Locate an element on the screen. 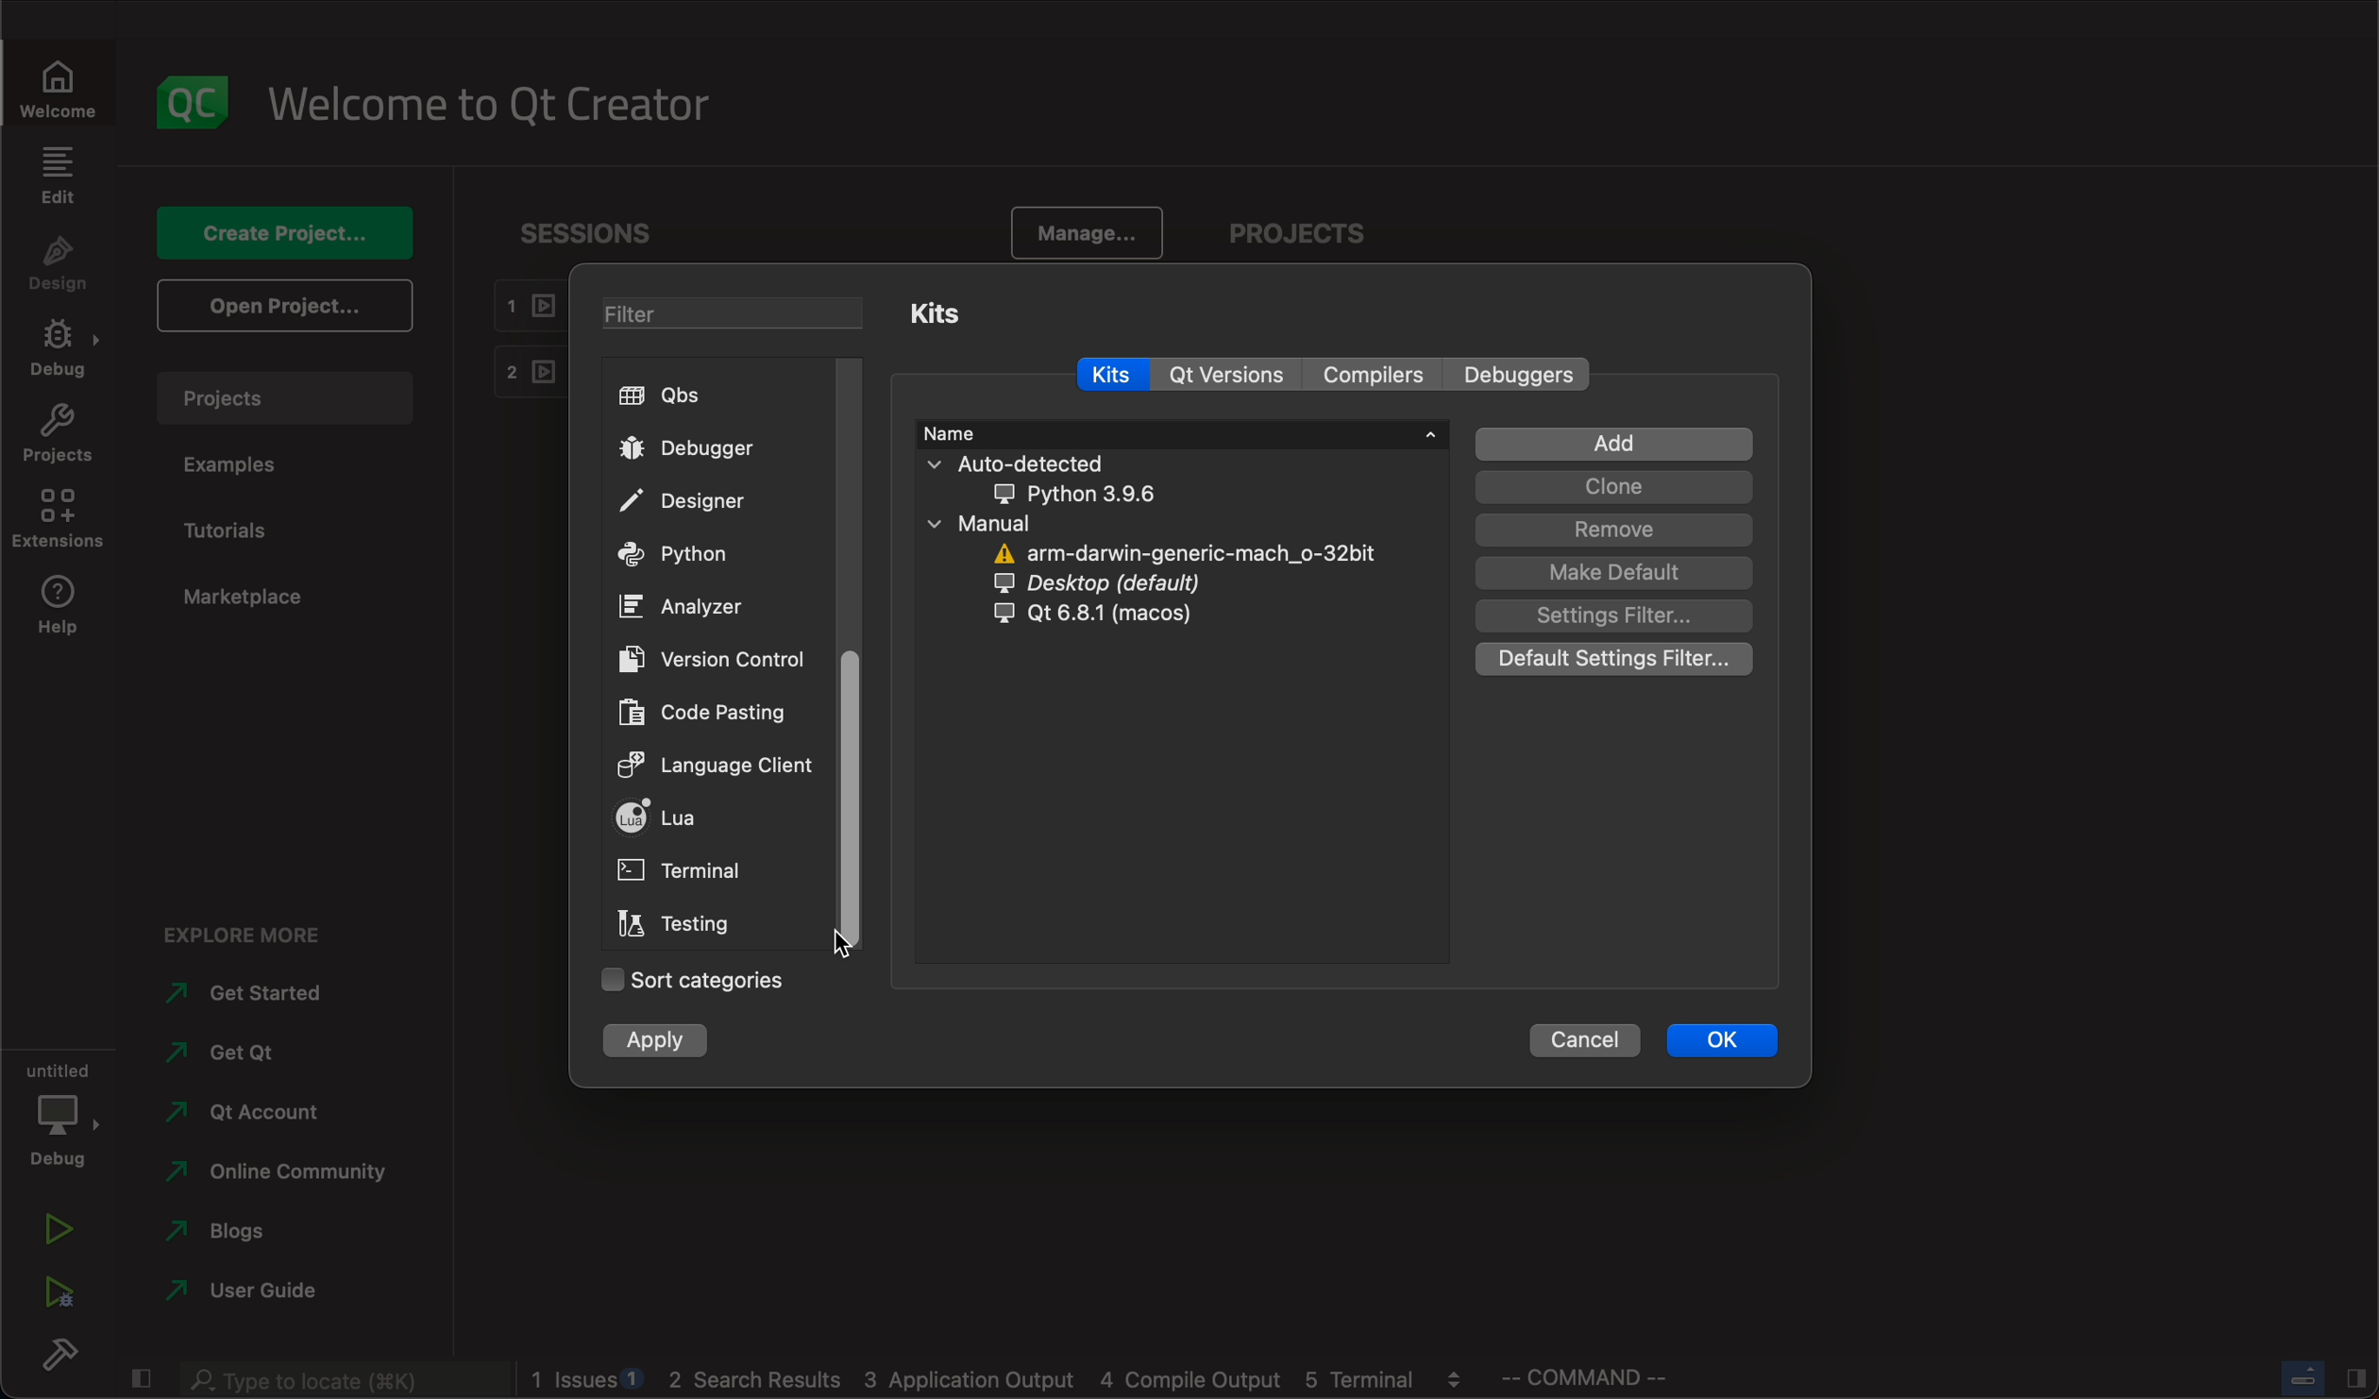 The image size is (2379, 1399).  is located at coordinates (1519, 373).